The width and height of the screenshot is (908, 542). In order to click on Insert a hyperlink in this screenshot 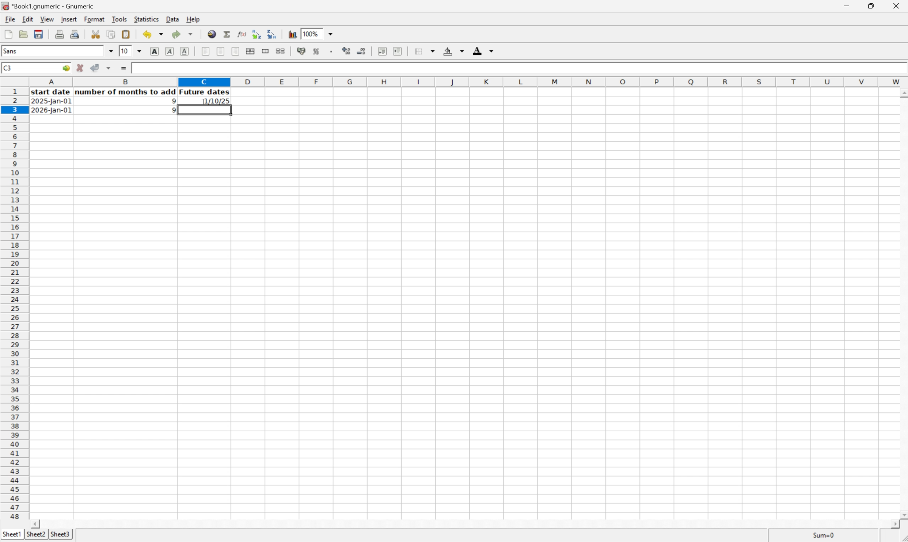, I will do `click(212, 34)`.